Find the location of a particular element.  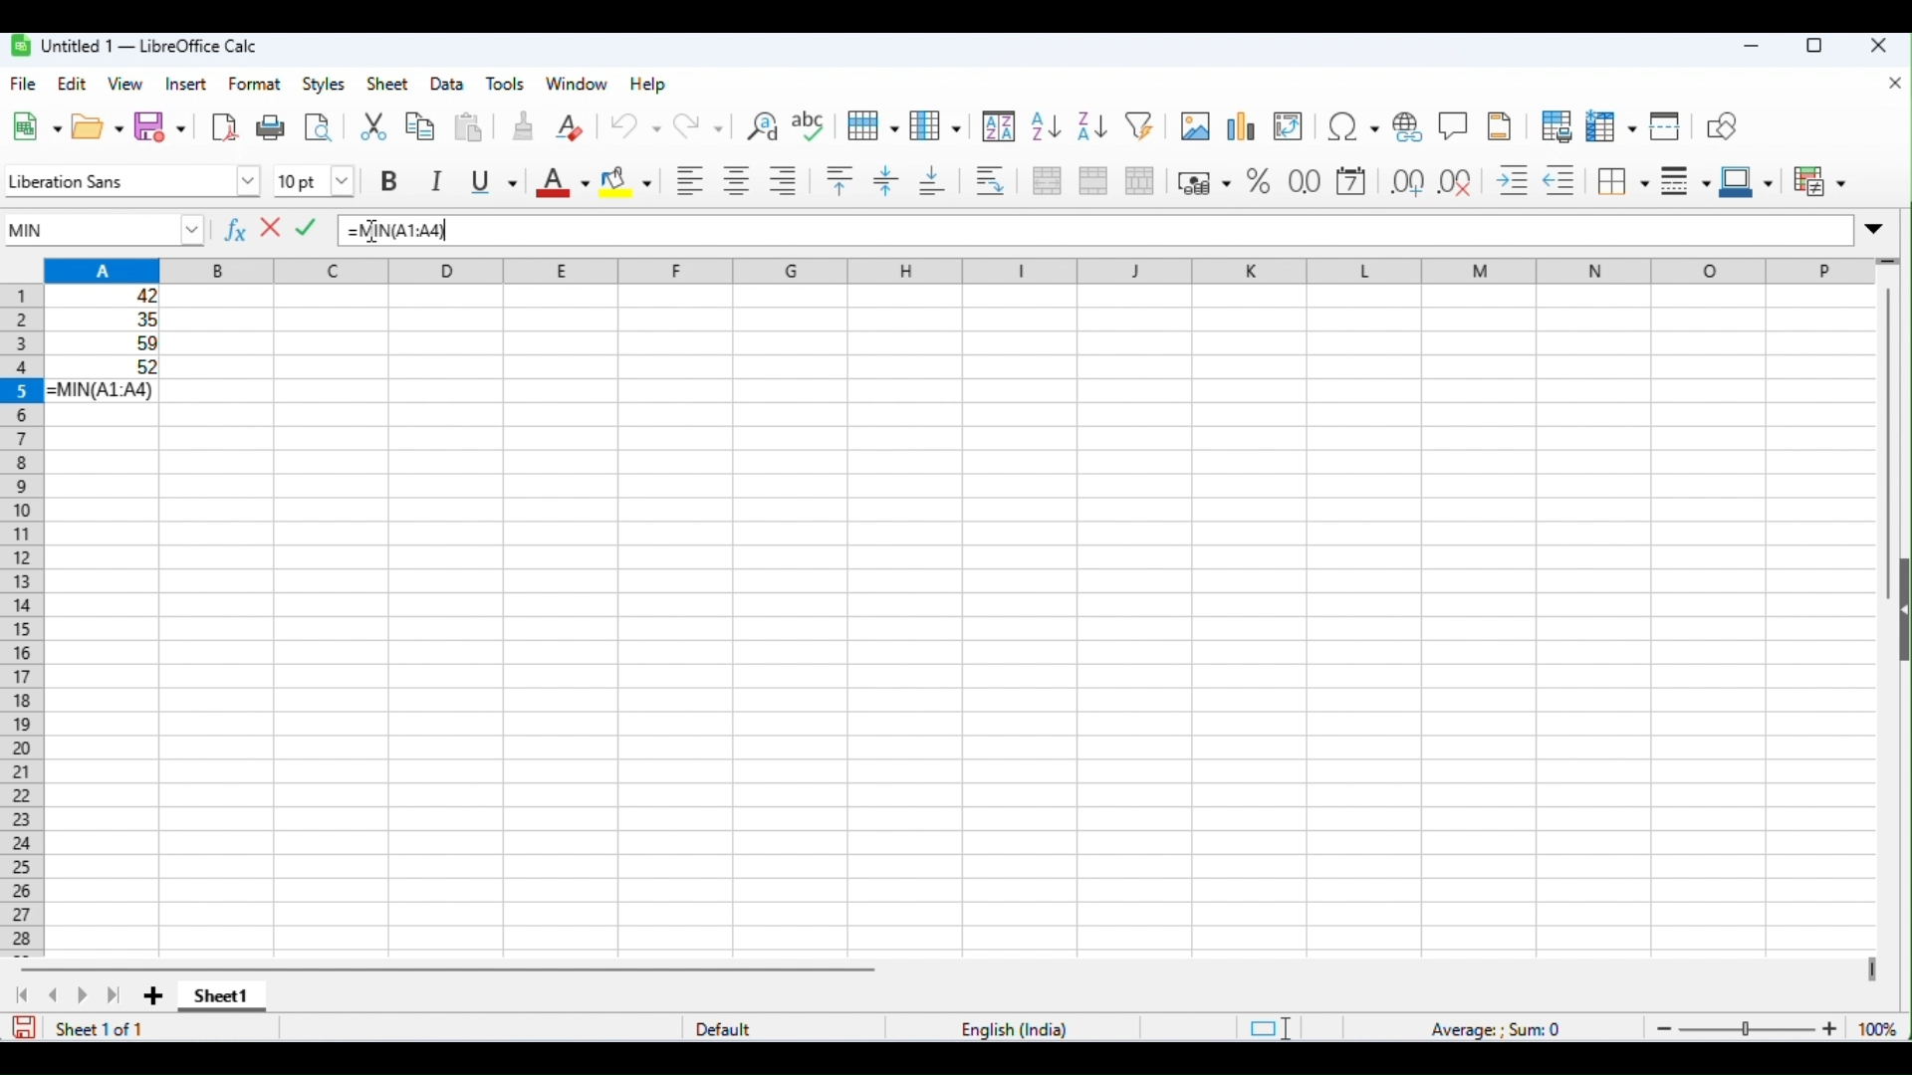

close is located at coordinates (1895, 85).